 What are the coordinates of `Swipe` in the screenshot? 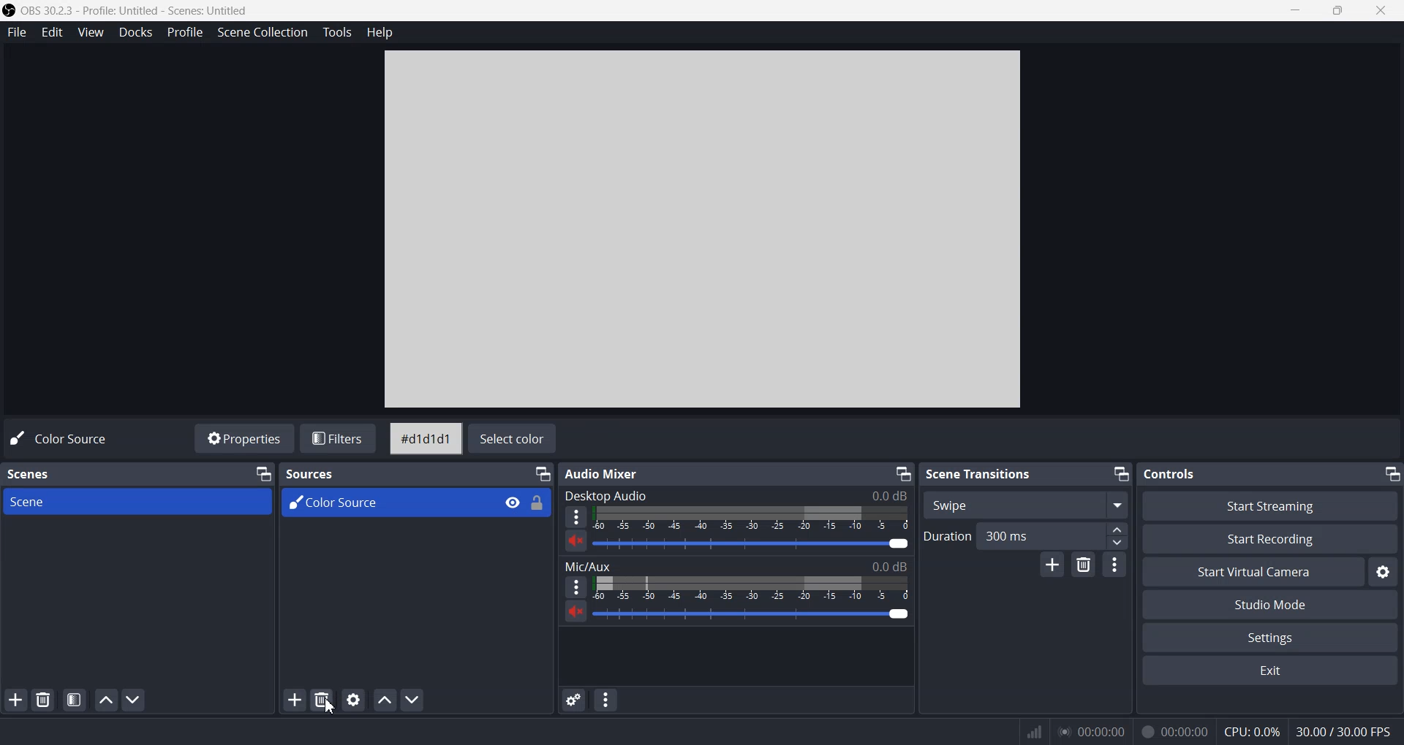 It's located at (1024, 504).